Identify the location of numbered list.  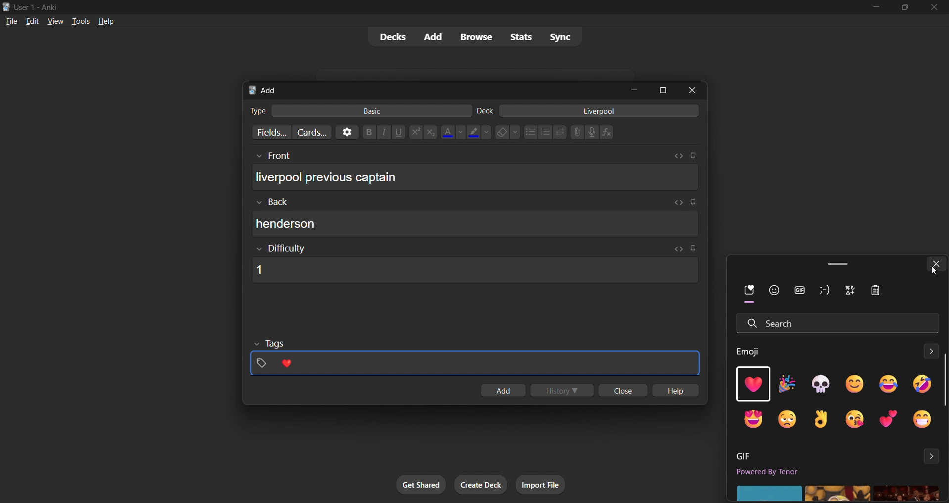
(546, 133).